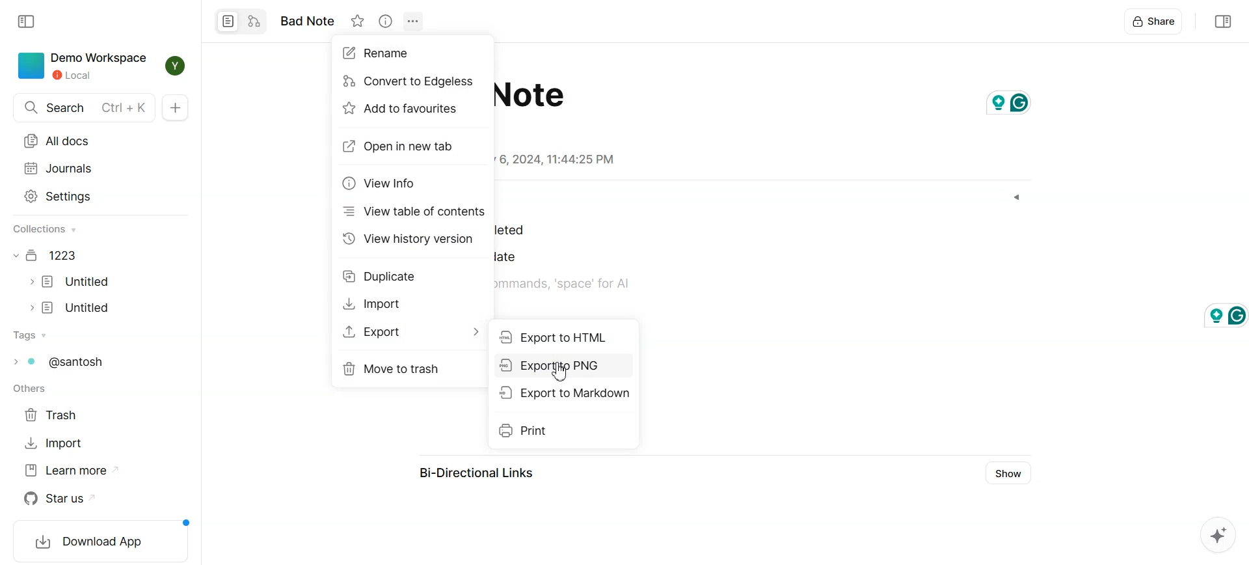  What do you see at coordinates (228, 21) in the screenshot?
I see `Convert to Page` at bounding box center [228, 21].